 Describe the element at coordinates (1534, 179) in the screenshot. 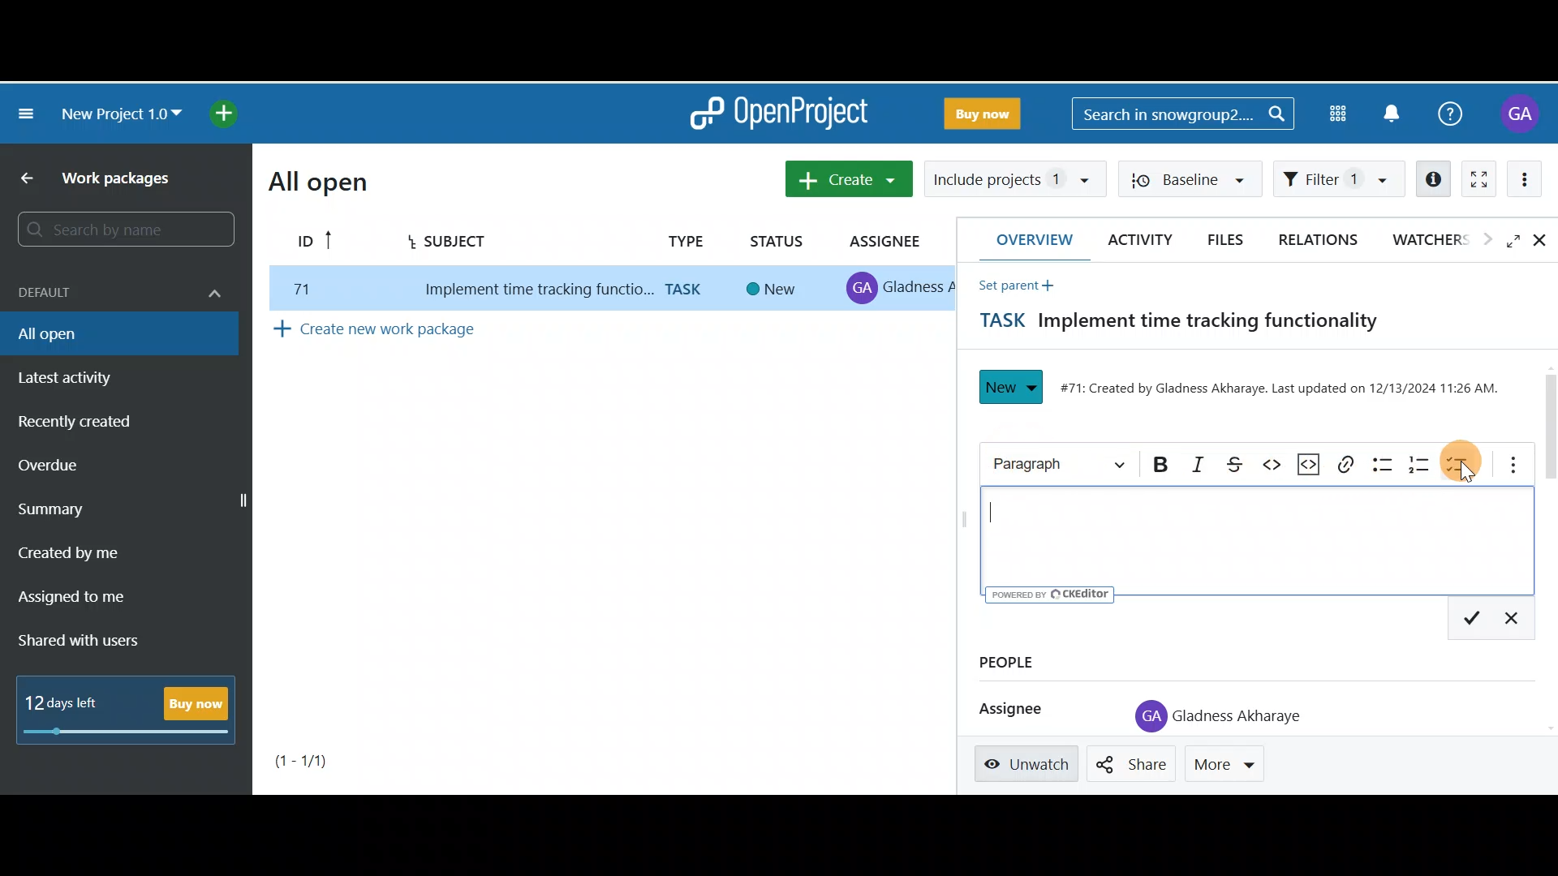

I see `More actions` at that location.